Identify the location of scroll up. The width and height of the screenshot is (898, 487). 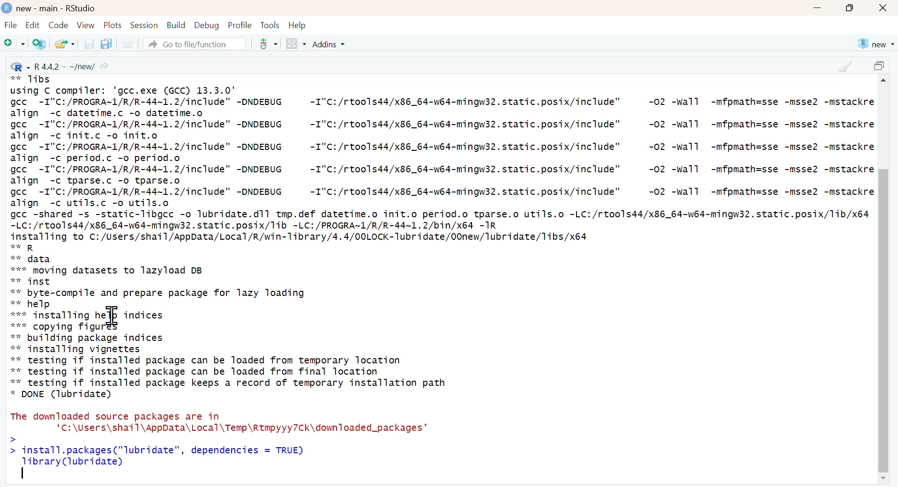
(885, 82).